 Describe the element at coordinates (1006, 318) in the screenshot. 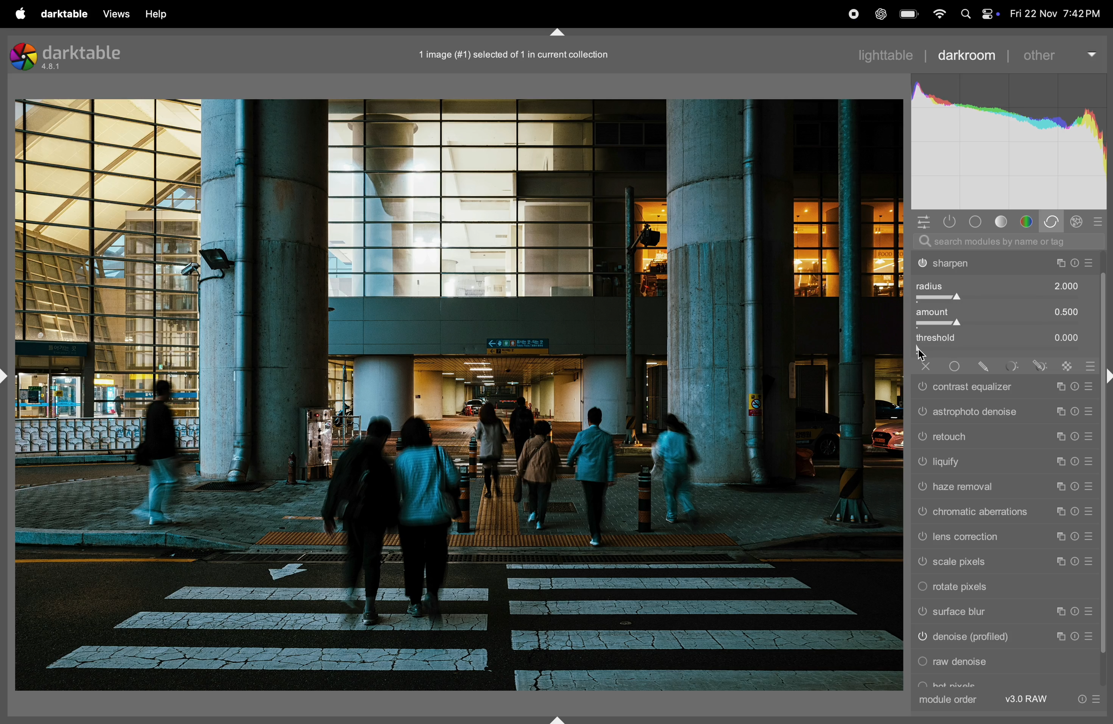

I see `amount` at that location.